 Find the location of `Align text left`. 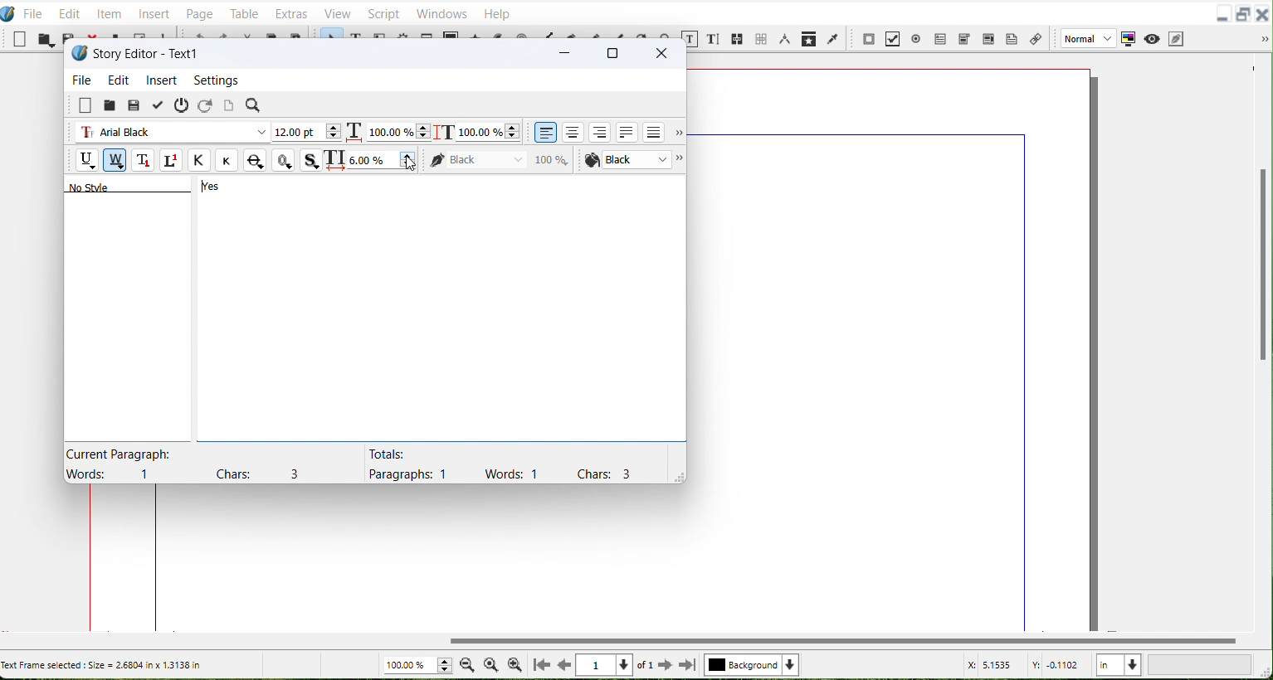

Align text left is located at coordinates (543, 133).